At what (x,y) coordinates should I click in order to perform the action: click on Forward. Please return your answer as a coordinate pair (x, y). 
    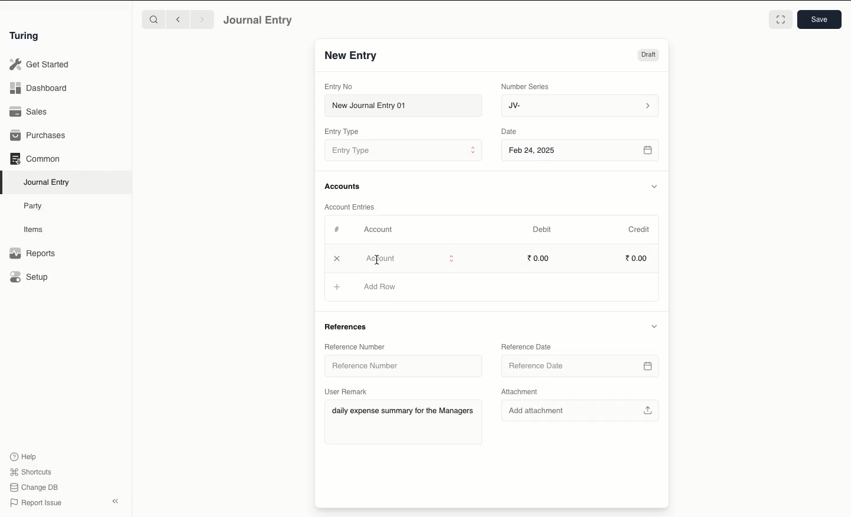
    Looking at the image, I should click on (203, 19).